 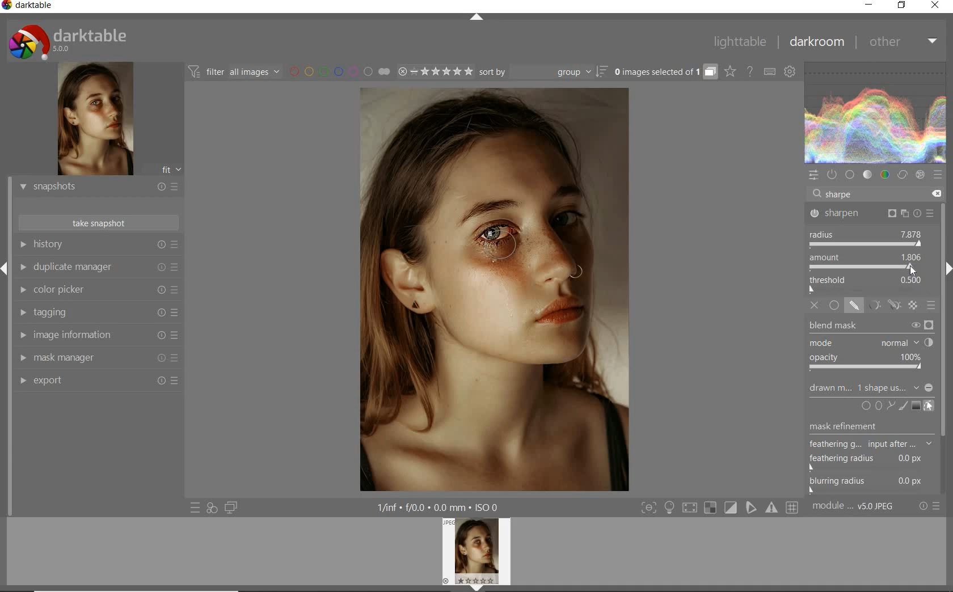 I want to click on reset or presets & preferences, so click(x=930, y=506).